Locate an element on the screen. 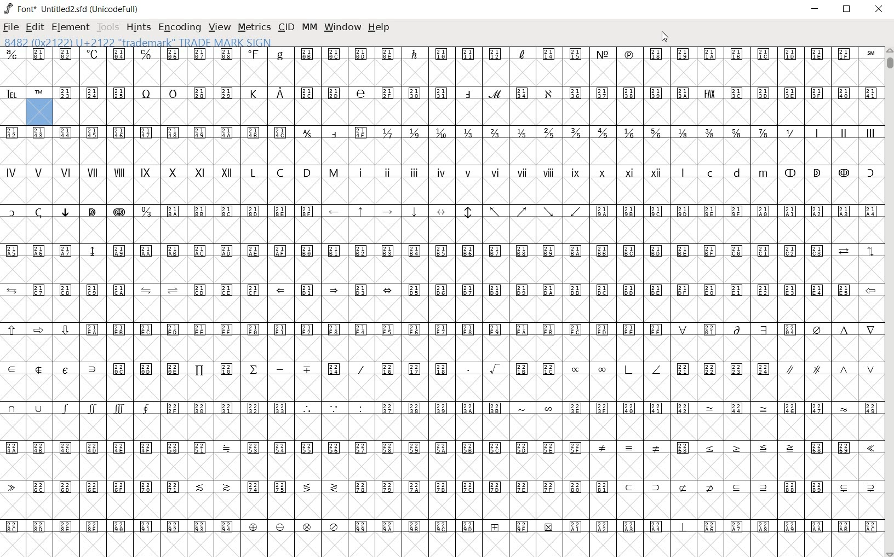  symbol is located at coordinates (189, 144).